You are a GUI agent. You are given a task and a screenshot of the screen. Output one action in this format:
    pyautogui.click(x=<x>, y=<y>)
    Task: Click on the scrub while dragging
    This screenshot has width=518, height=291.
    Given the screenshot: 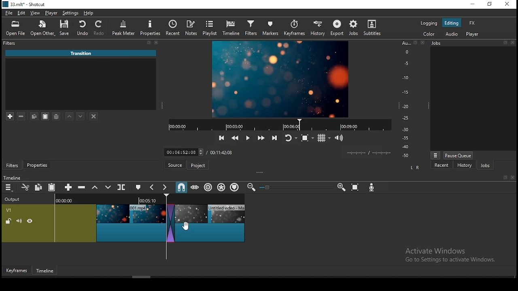 What is the action you would take?
    pyautogui.click(x=195, y=188)
    